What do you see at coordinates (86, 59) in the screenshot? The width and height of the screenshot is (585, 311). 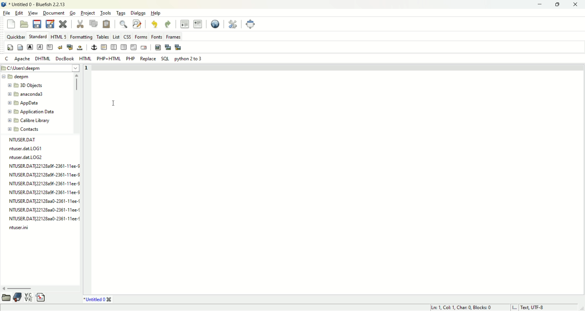 I see `HTML` at bounding box center [86, 59].